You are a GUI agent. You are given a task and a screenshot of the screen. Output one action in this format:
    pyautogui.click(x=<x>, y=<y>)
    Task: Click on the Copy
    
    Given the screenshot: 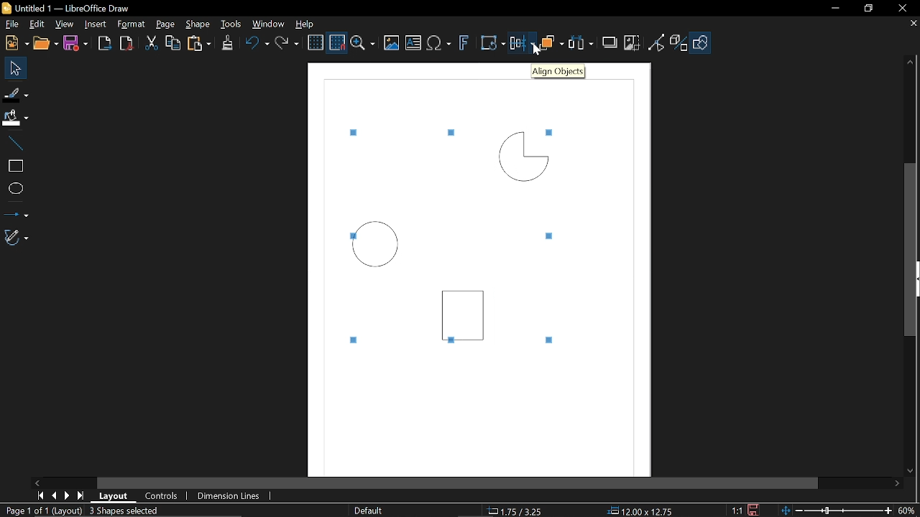 What is the action you would take?
    pyautogui.click(x=175, y=43)
    